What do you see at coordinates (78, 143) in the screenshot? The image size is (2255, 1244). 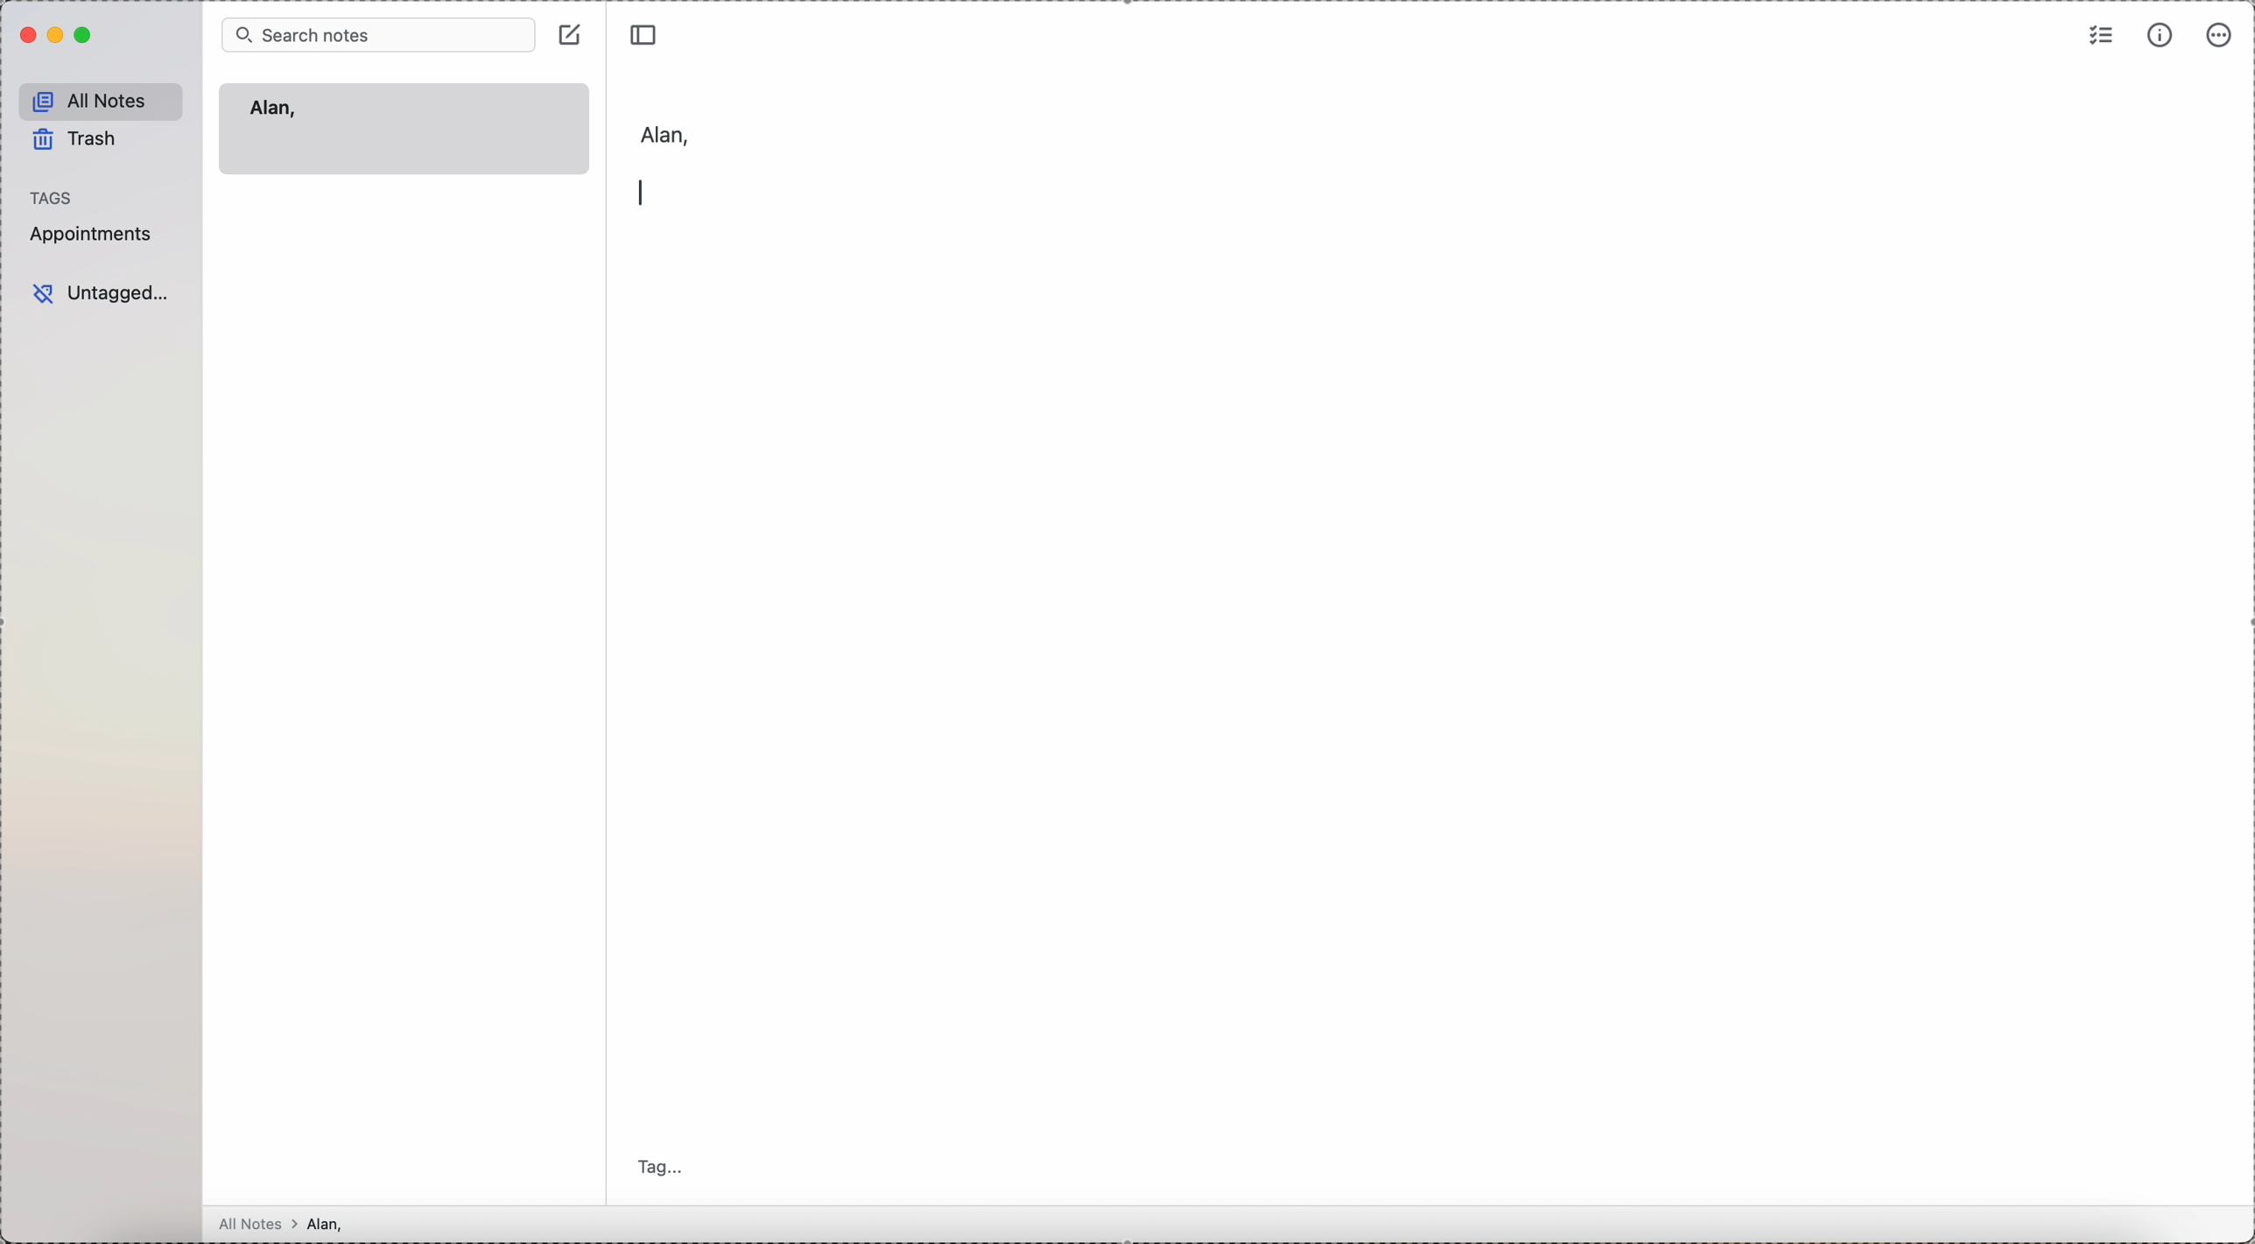 I see `trash` at bounding box center [78, 143].